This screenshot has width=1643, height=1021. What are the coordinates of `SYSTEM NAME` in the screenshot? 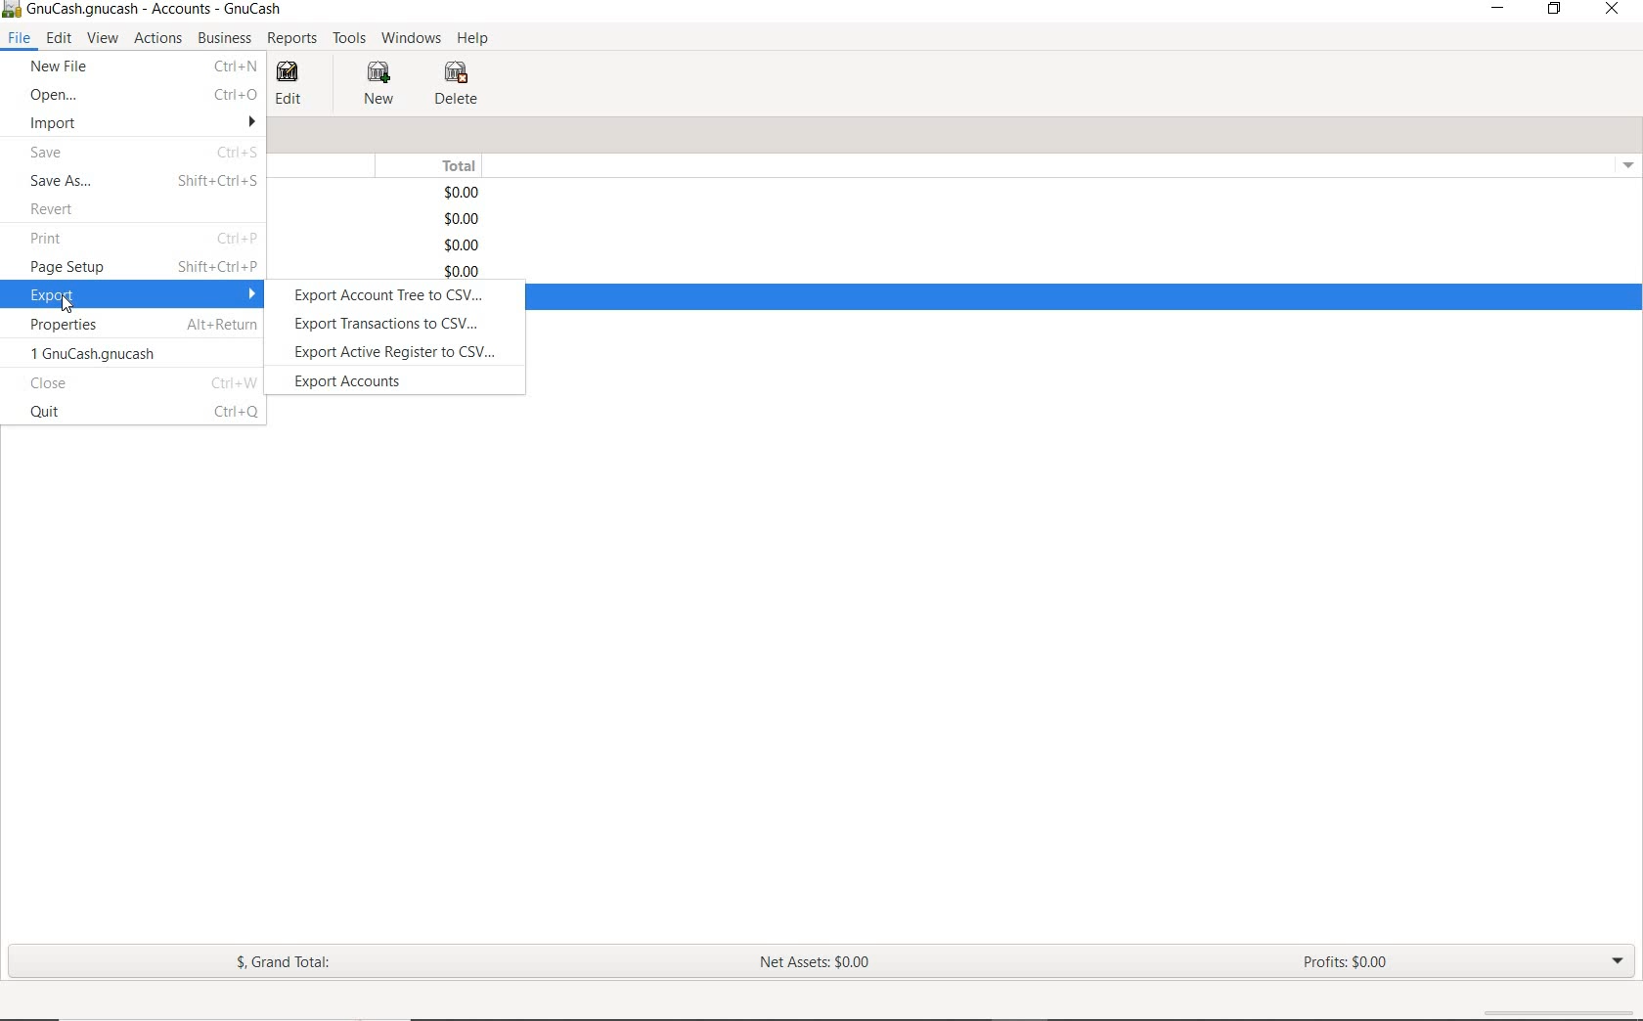 It's located at (149, 11).